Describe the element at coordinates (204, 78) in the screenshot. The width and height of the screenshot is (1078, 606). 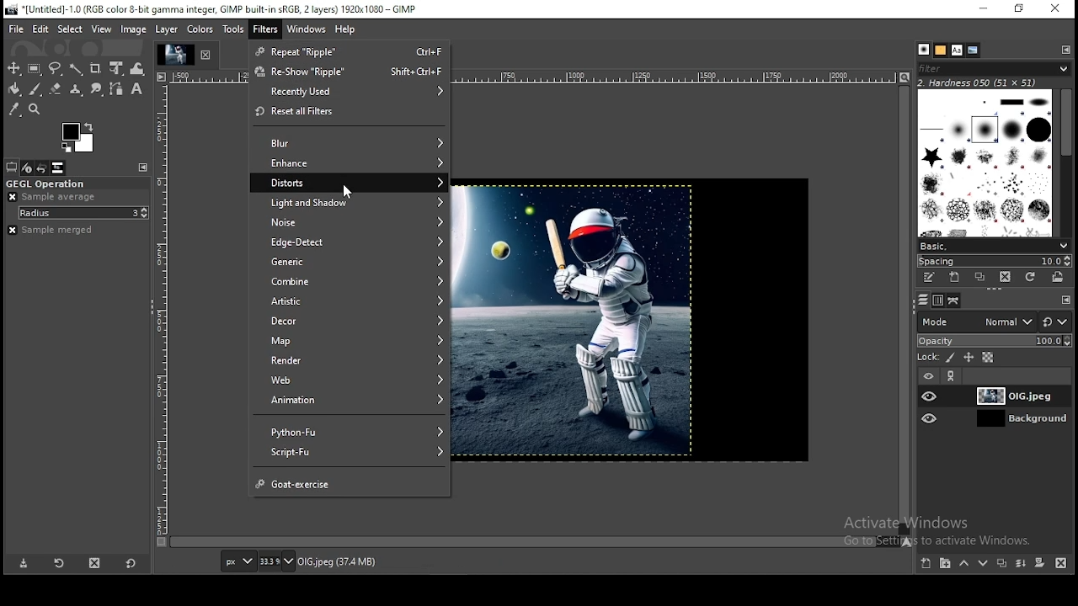
I see `measuring line` at that location.